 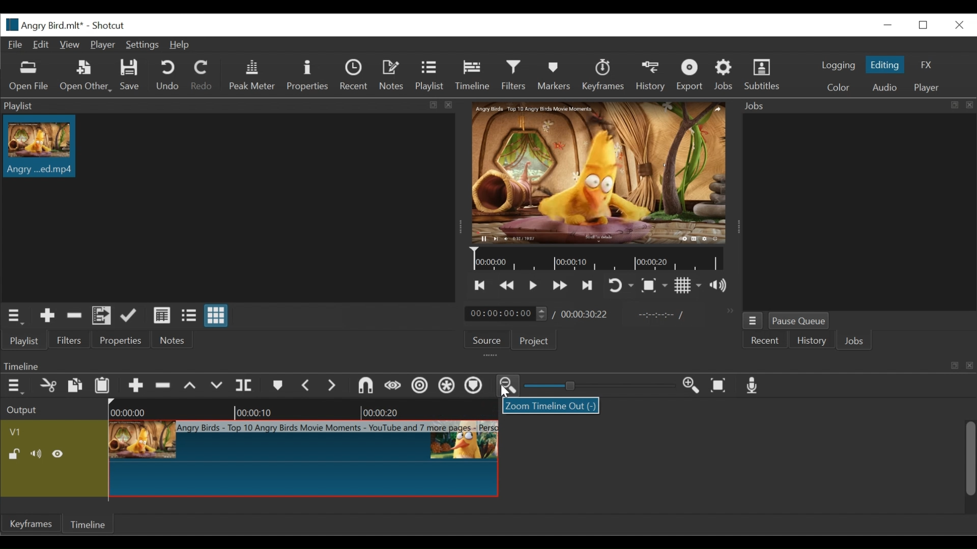 What do you see at coordinates (191, 385) in the screenshot?
I see `lift` at bounding box center [191, 385].